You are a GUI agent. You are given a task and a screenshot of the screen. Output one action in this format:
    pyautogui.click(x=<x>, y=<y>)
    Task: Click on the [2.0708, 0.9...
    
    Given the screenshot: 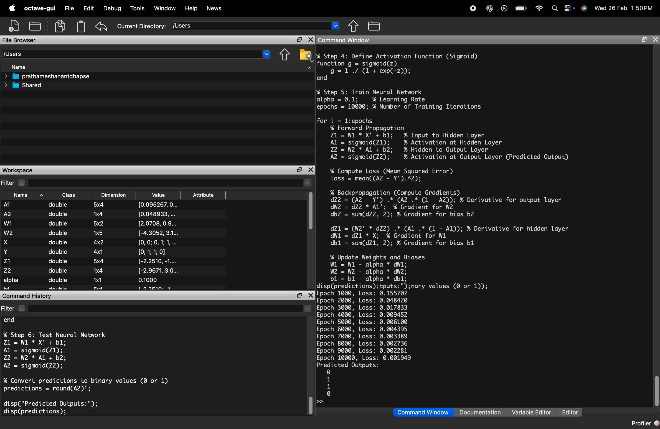 What is the action you would take?
    pyautogui.click(x=159, y=223)
    